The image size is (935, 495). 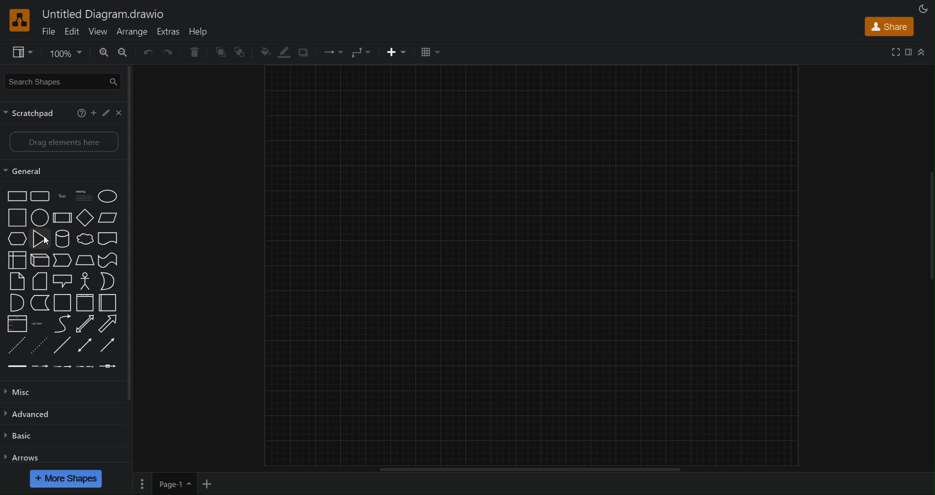 I want to click on View, so click(x=99, y=31).